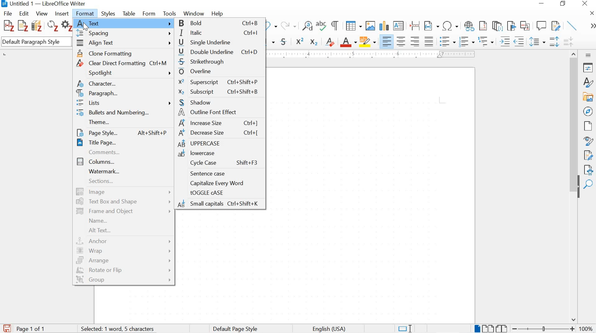 Image resolution: width=596 pixels, height=333 pixels. I want to click on insert image, so click(370, 25).